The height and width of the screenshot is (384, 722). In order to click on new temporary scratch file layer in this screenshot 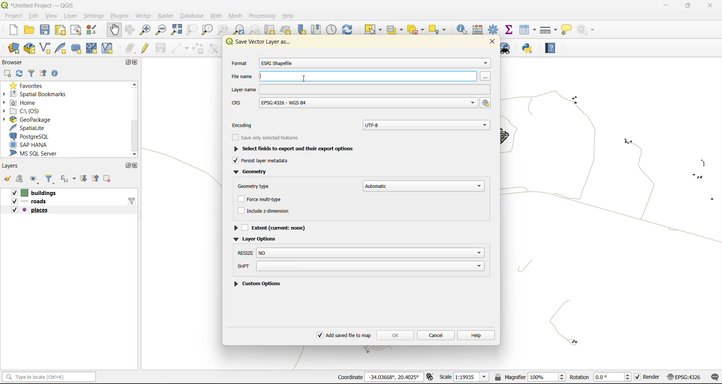, I will do `click(76, 48)`.